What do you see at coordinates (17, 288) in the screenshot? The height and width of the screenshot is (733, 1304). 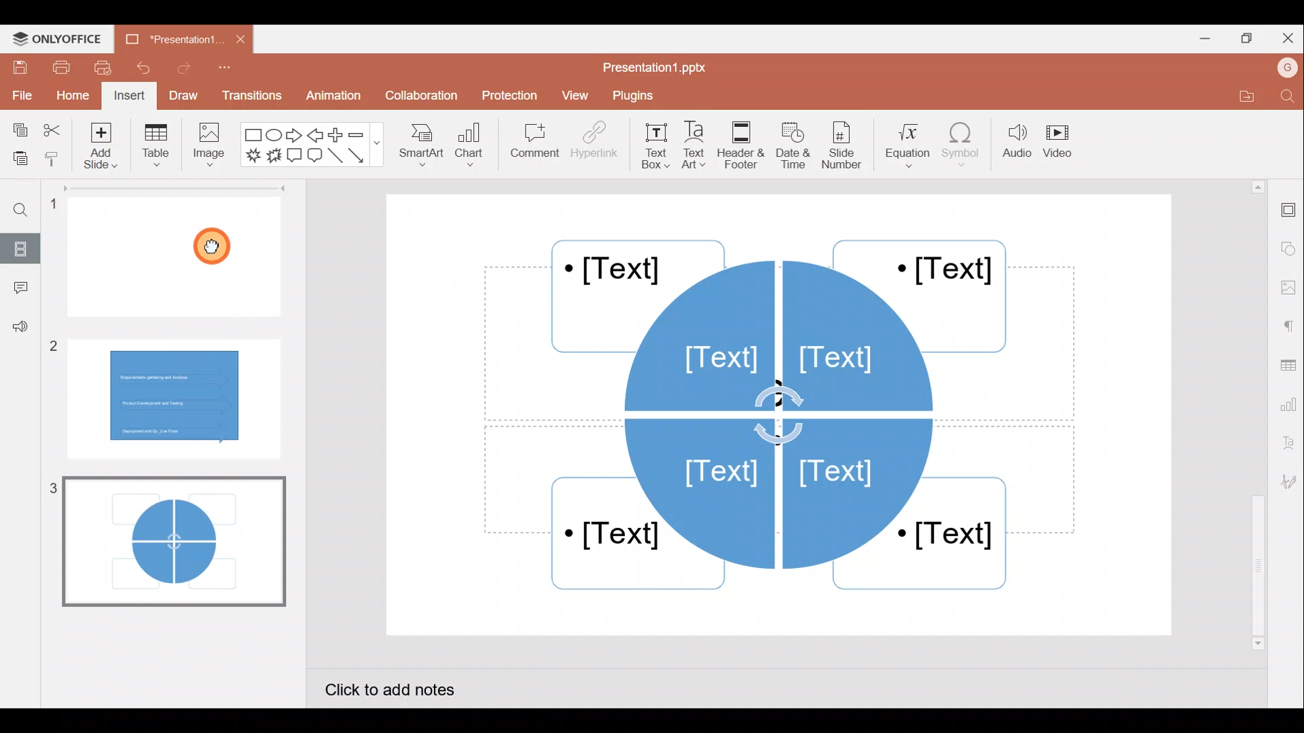 I see `Comment` at bounding box center [17, 288].